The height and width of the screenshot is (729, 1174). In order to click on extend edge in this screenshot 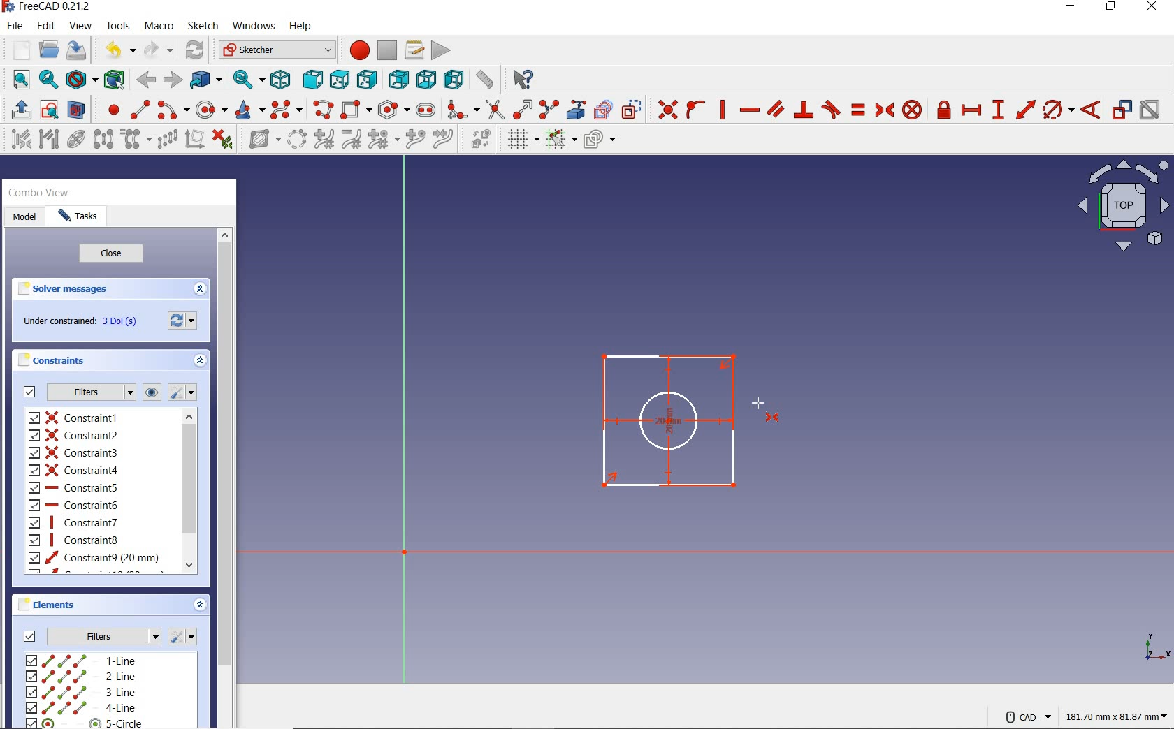, I will do `click(522, 108)`.